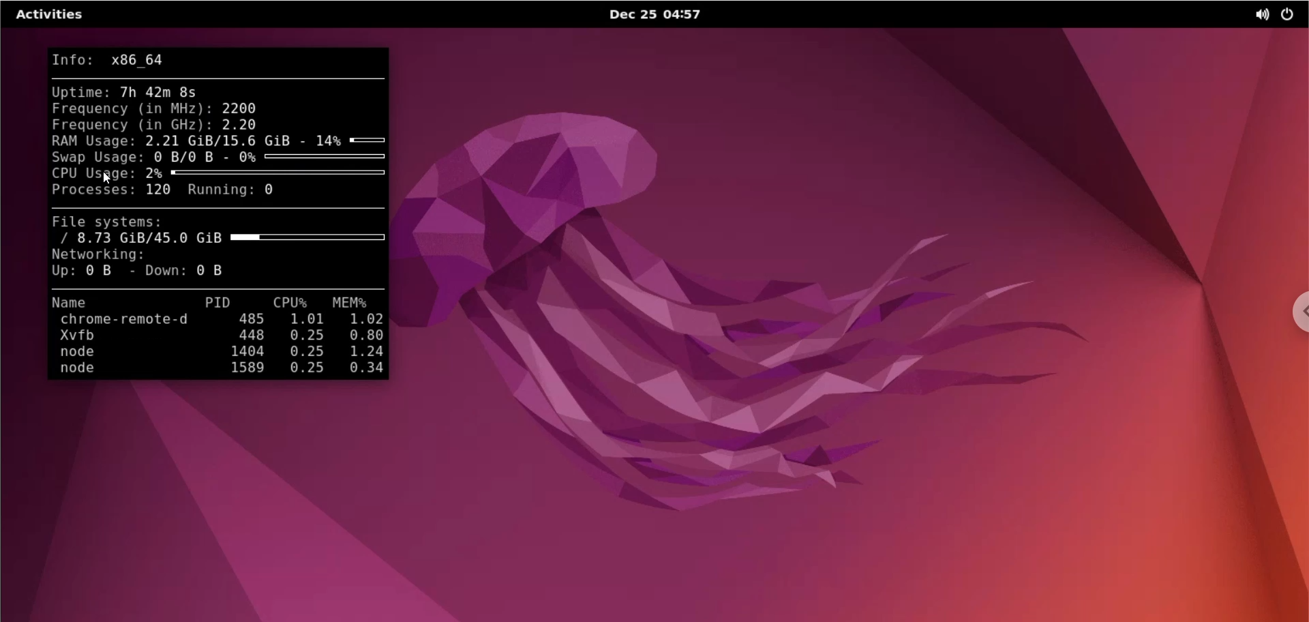 The image size is (1309, 622). I want to click on Dec 25 04:57, so click(668, 16).